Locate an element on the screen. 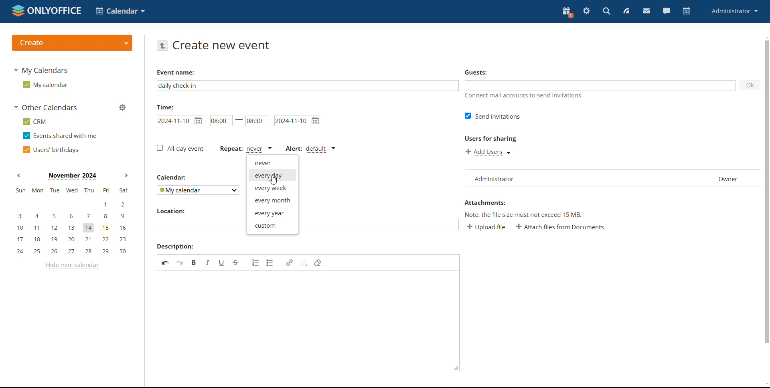 The height and width of the screenshot is (388, 770). go back is located at coordinates (162, 45).